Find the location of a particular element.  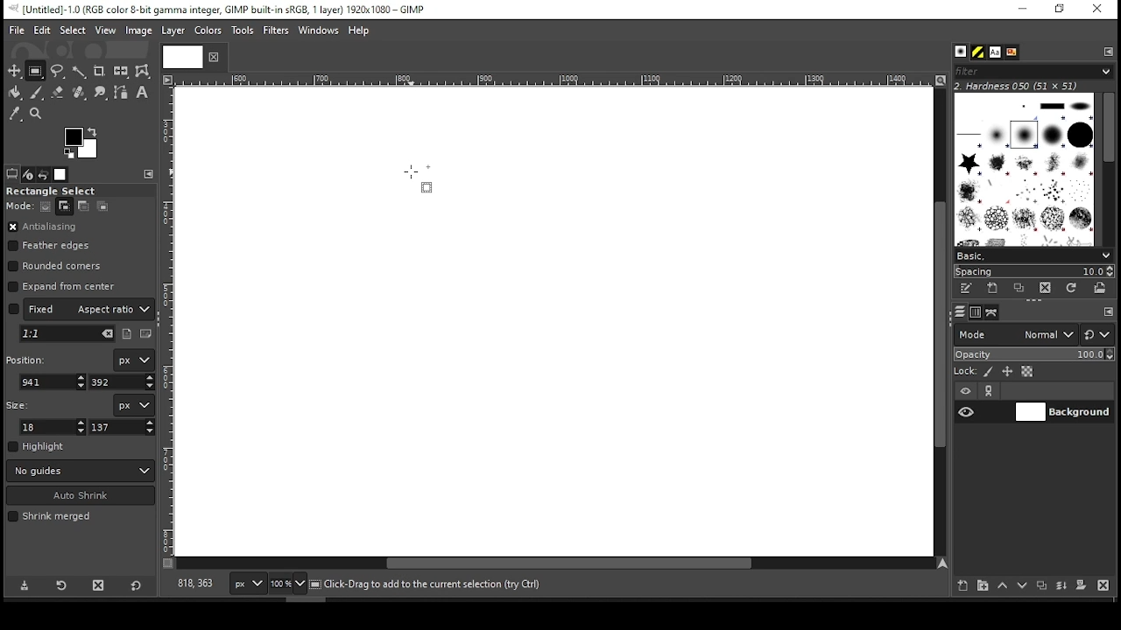

lock: is located at coordinates (966, 373).